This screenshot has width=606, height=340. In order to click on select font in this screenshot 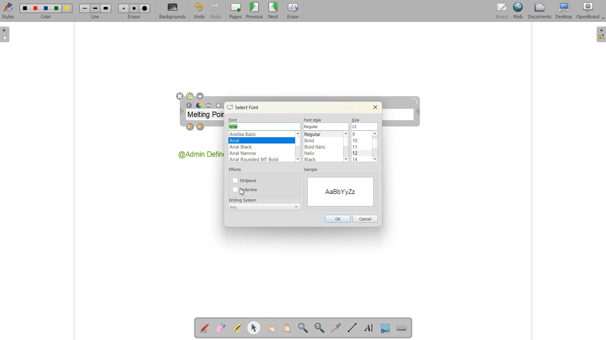, I will do `click(246, 107)`.